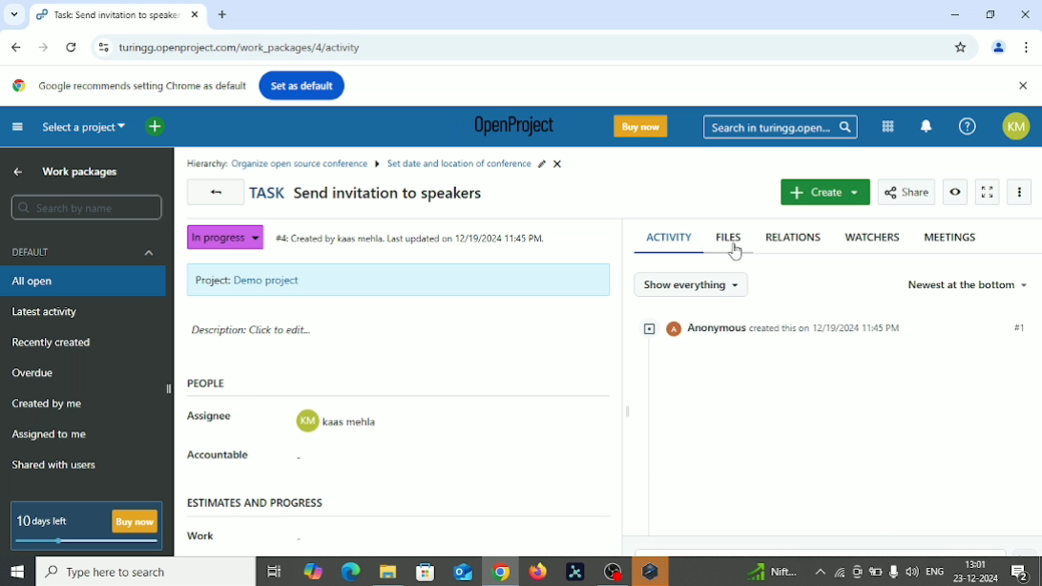 The width and height of the screenshot is (1042, 586). I want to click on Outlook, so click(461, 572).